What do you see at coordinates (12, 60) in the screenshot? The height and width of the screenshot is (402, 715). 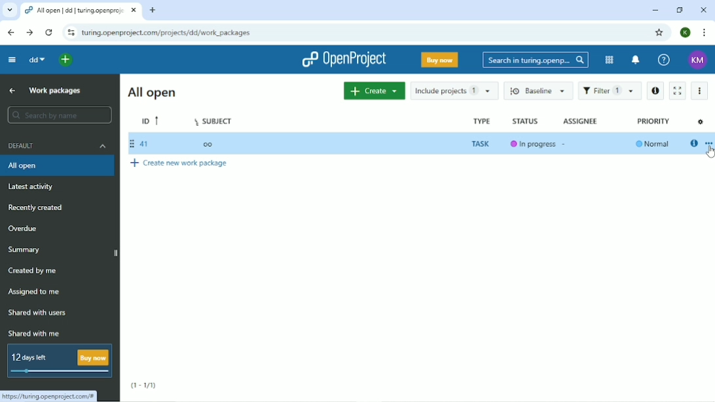 I see `Collapse project menu` at bounding box center [12, 60].